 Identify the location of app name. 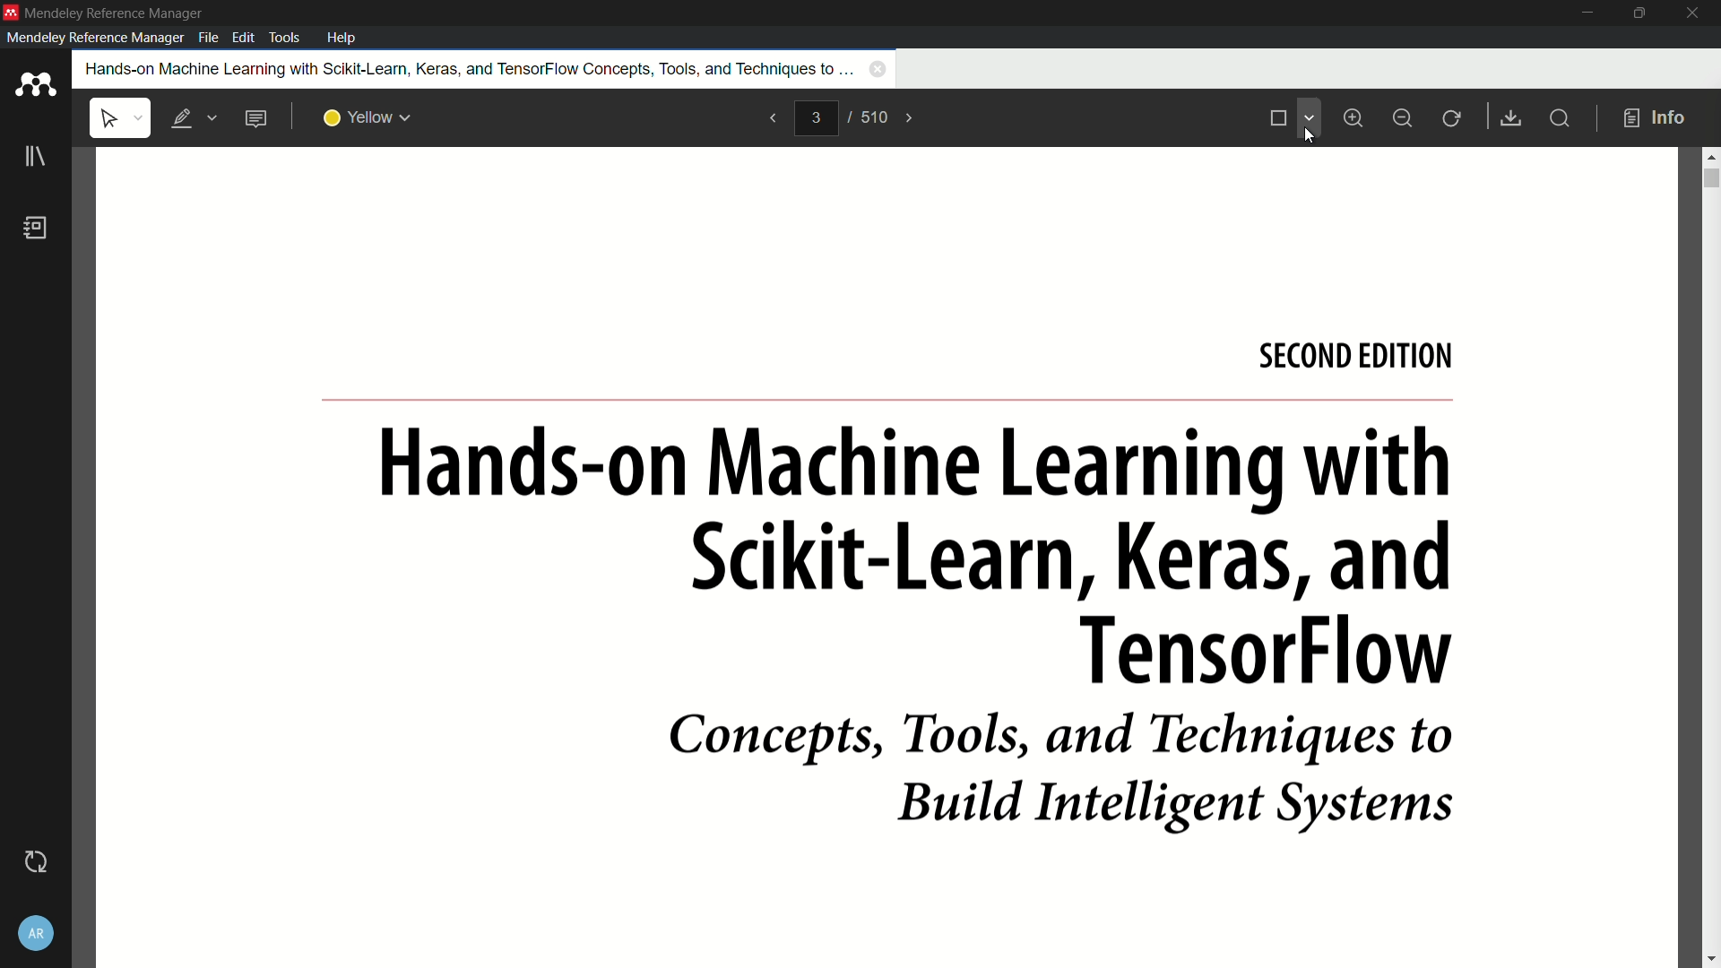
(114, 11).